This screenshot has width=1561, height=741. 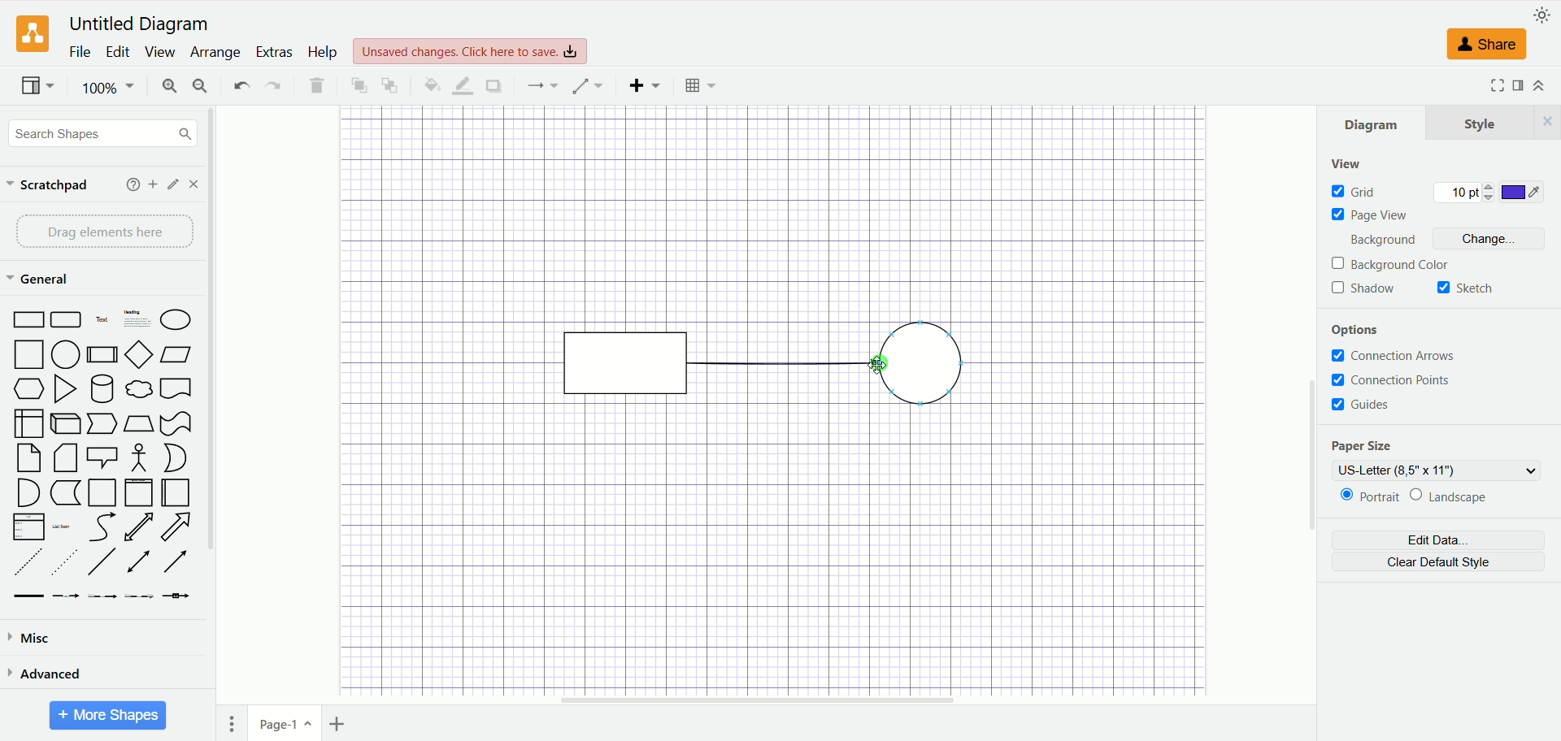 What do you see at coordinates (1494, 238) in the screenshot?
I see `change` at bounding box center [1494, 238].